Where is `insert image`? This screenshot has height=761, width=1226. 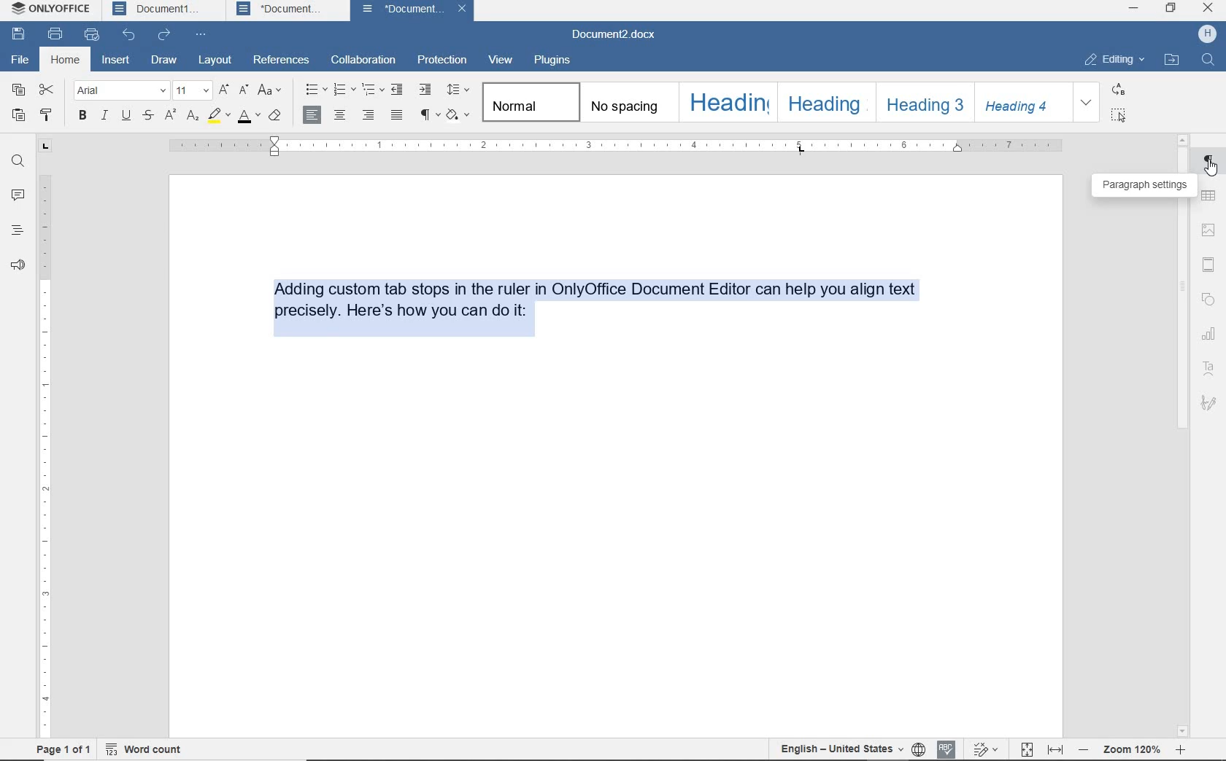
insert image is located at coordinates (1208, 232).